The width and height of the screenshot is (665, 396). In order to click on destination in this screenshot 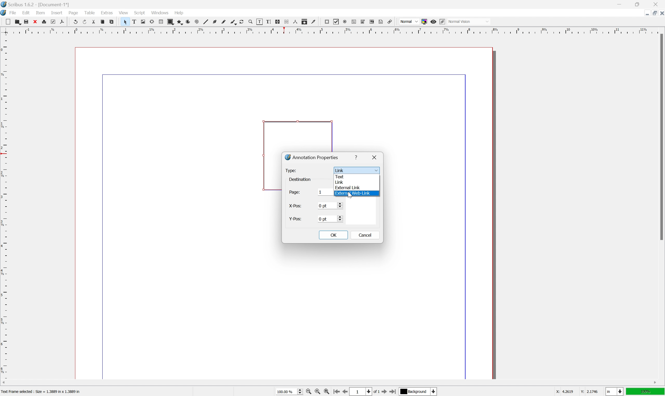, I will do `click(301, 179)`.